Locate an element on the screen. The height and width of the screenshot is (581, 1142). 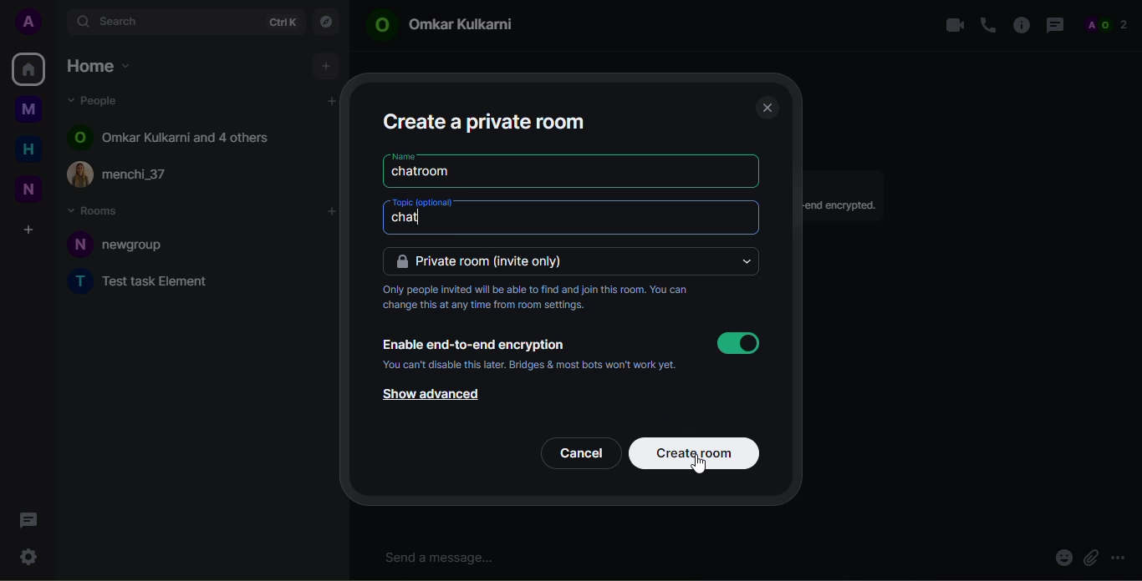
more is located at coordinates (1121, 554).